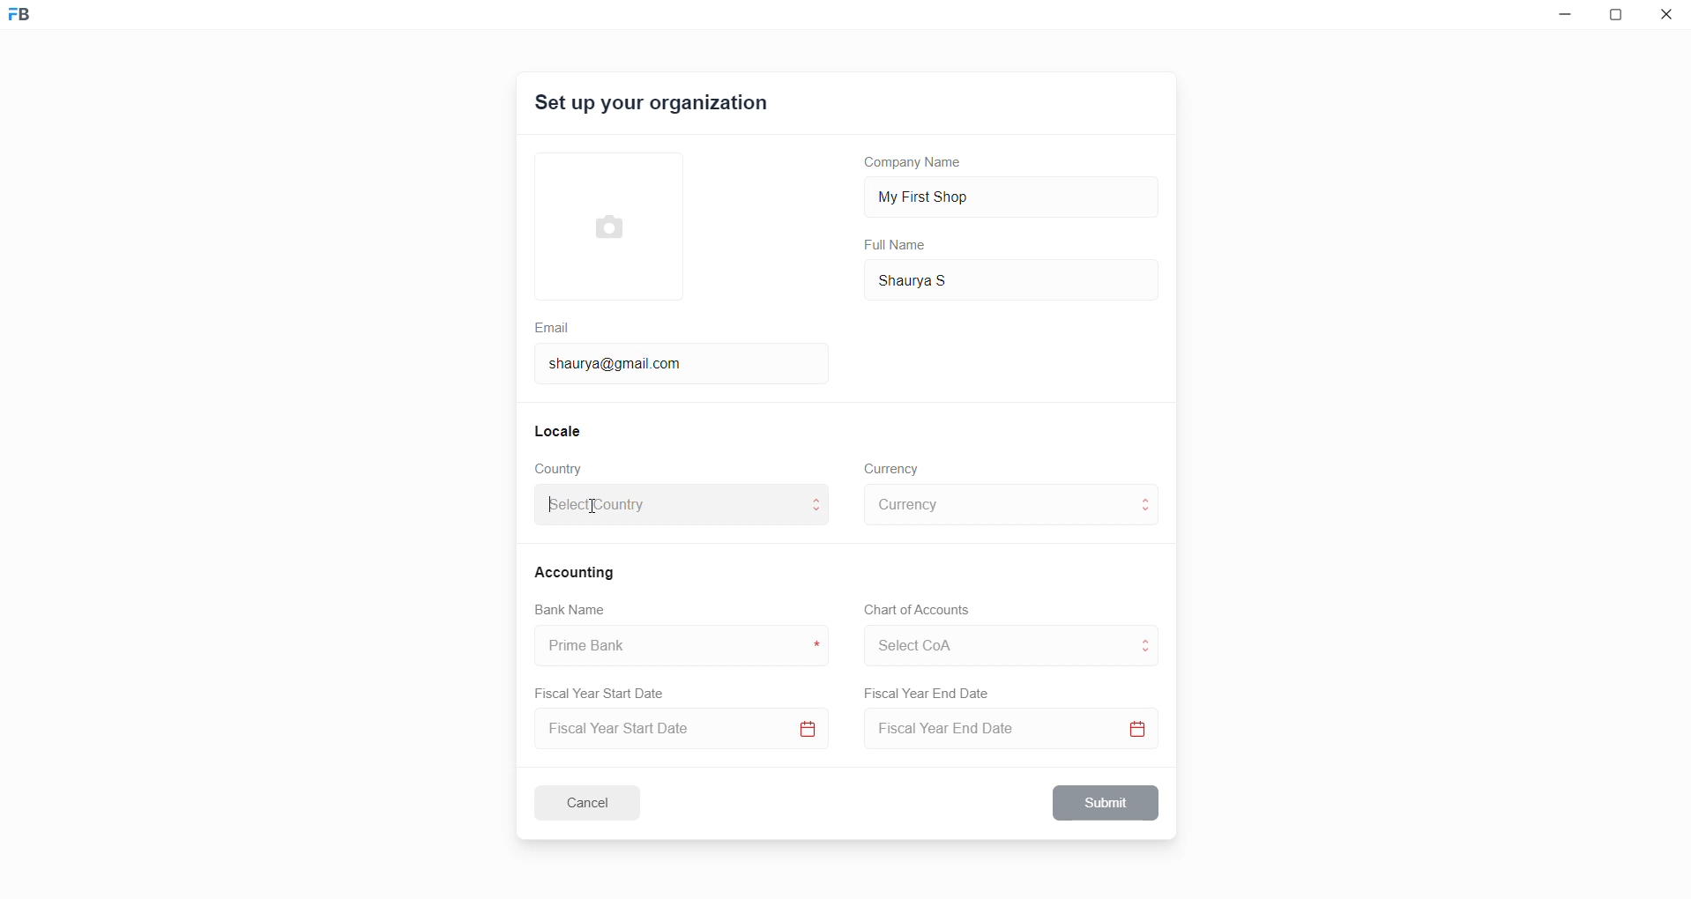 The image size is (1691, 899). I want to click on Chart of Accounts, so click(912, 610).